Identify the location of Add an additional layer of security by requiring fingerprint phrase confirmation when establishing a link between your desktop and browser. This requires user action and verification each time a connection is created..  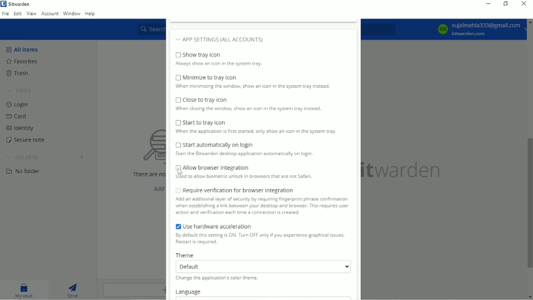
(263, 207).